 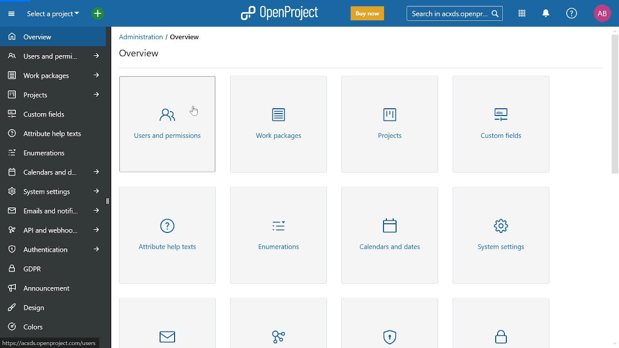 I want to click on System settings, so click(x=503, y=237).